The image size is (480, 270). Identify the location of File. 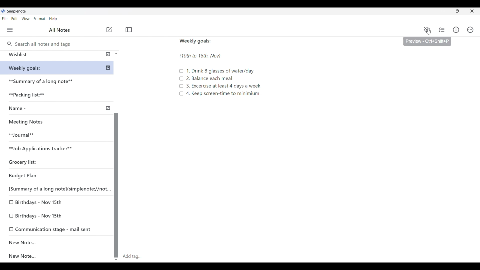
(6, 18).